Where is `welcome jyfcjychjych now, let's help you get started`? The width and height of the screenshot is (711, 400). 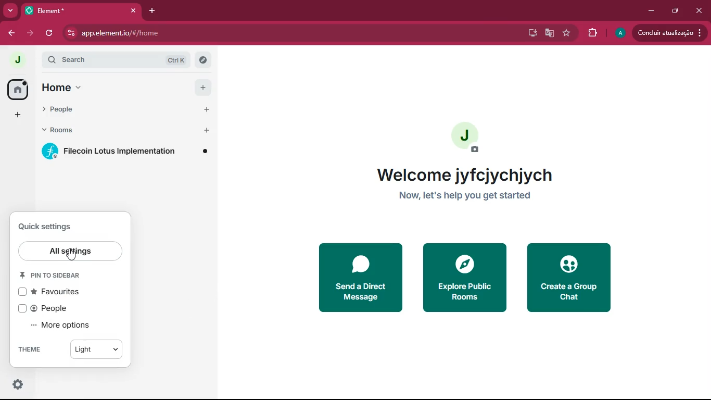 welcome jyfcjychjych now, let's help you get started is located at coordinates (463, 186).